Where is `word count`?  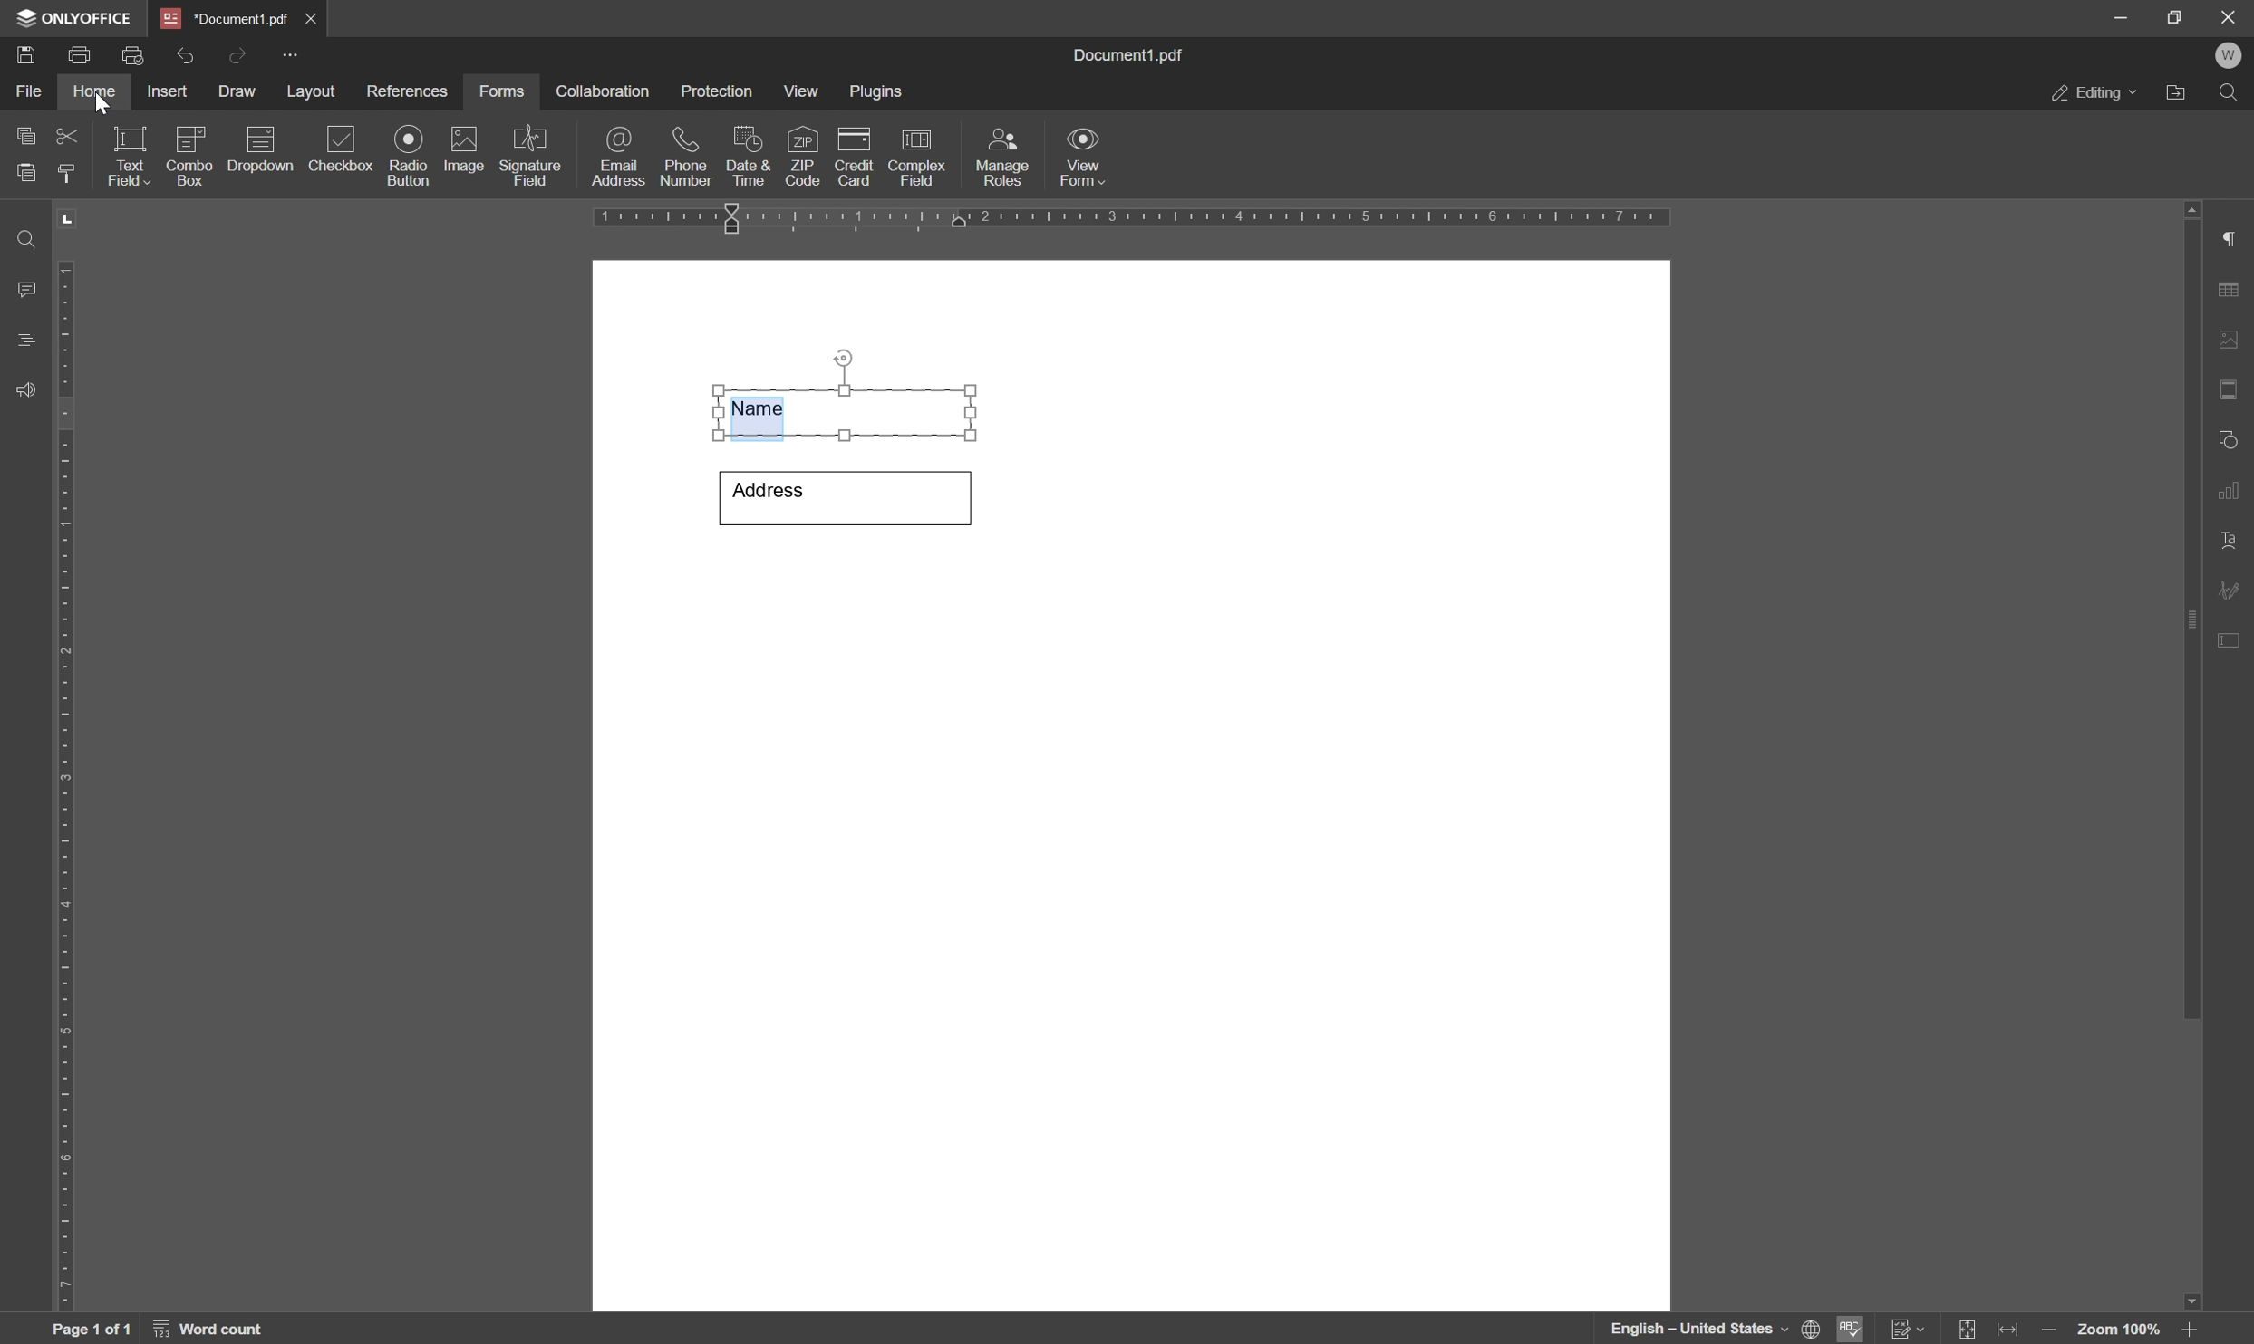
word count is located at coordinates (214, 1330).